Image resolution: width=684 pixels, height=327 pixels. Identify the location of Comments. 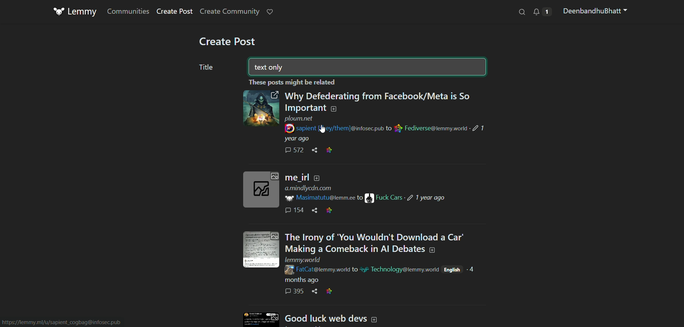
(294, 291).